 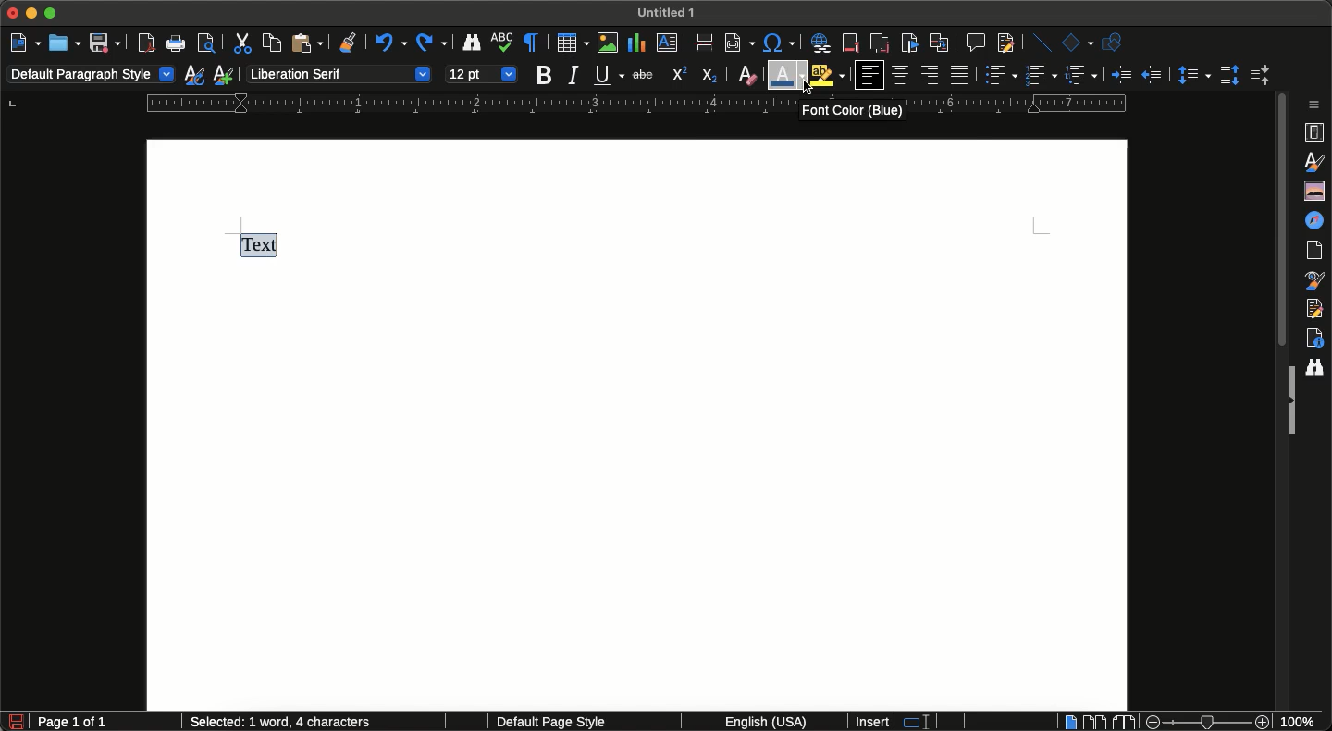 What do you see at coordinates (784, 73) in the screenshot?
I see `Selecting font color` at bounding box center [784, 73].